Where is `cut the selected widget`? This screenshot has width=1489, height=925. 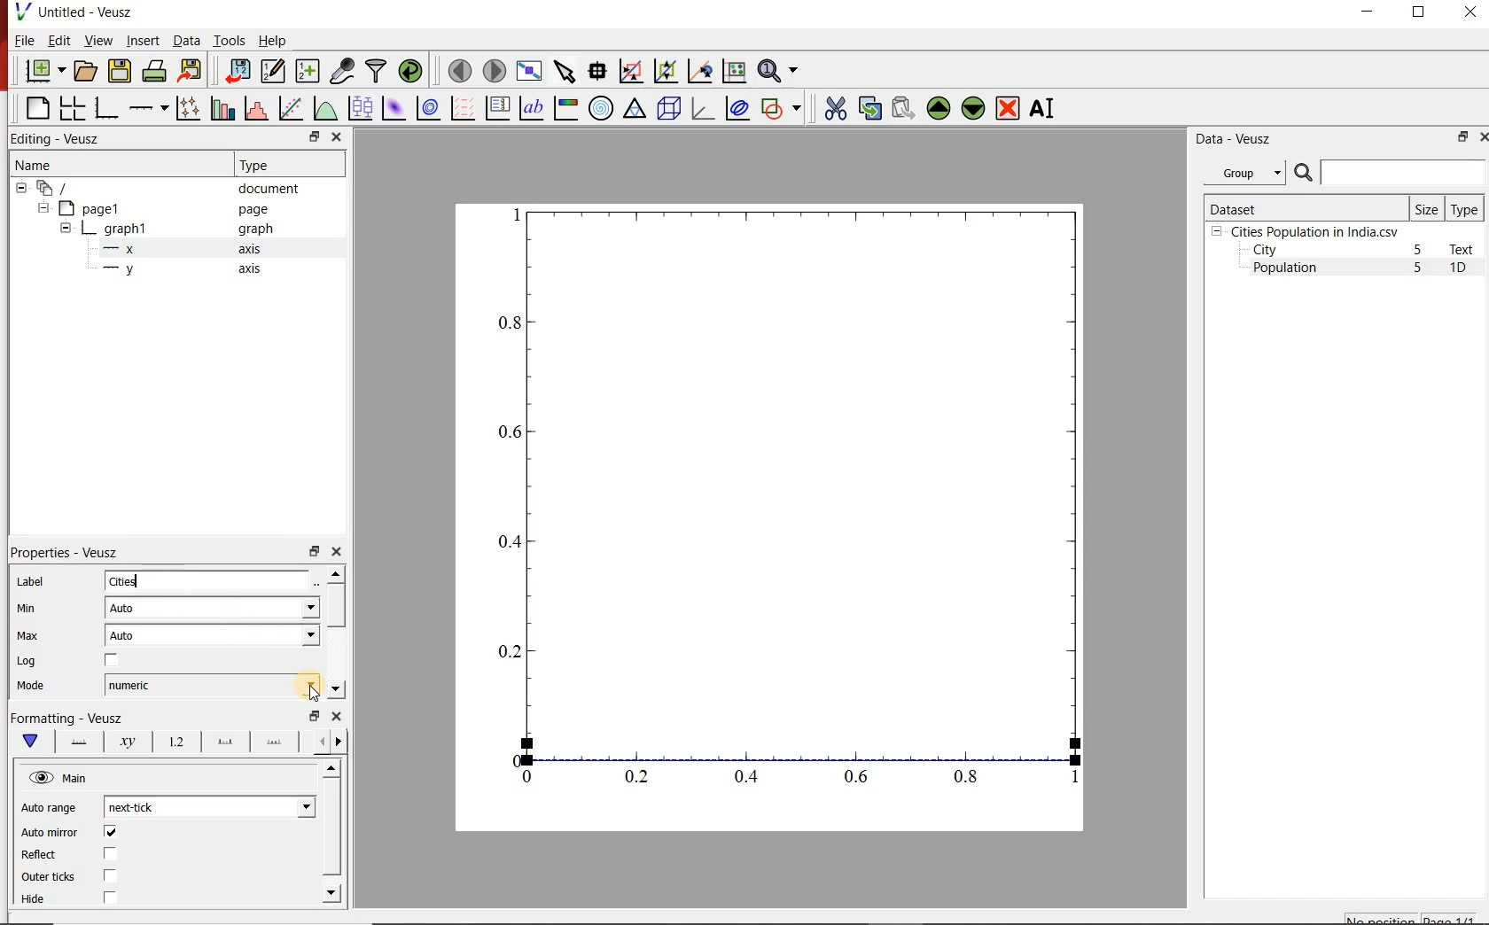 cut the selected widget is located at coordinates (832, 108).